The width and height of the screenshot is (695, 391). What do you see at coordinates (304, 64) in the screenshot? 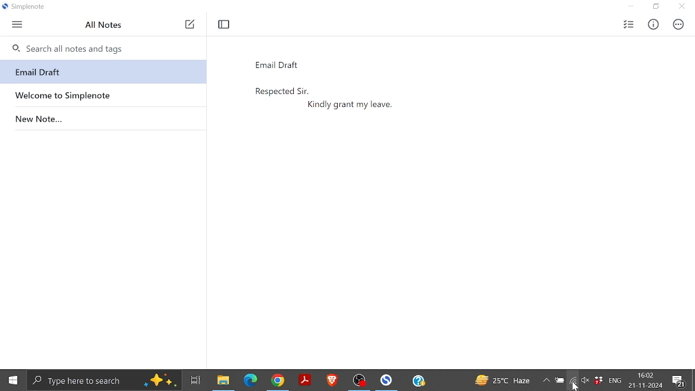
I see `Space for writing the title of the note` at bounding box center [304, 64].